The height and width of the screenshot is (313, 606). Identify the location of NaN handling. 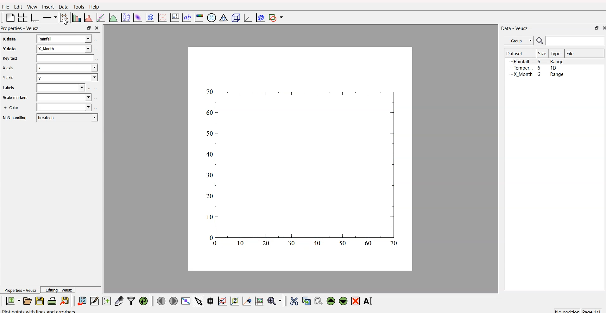
(15, 118).